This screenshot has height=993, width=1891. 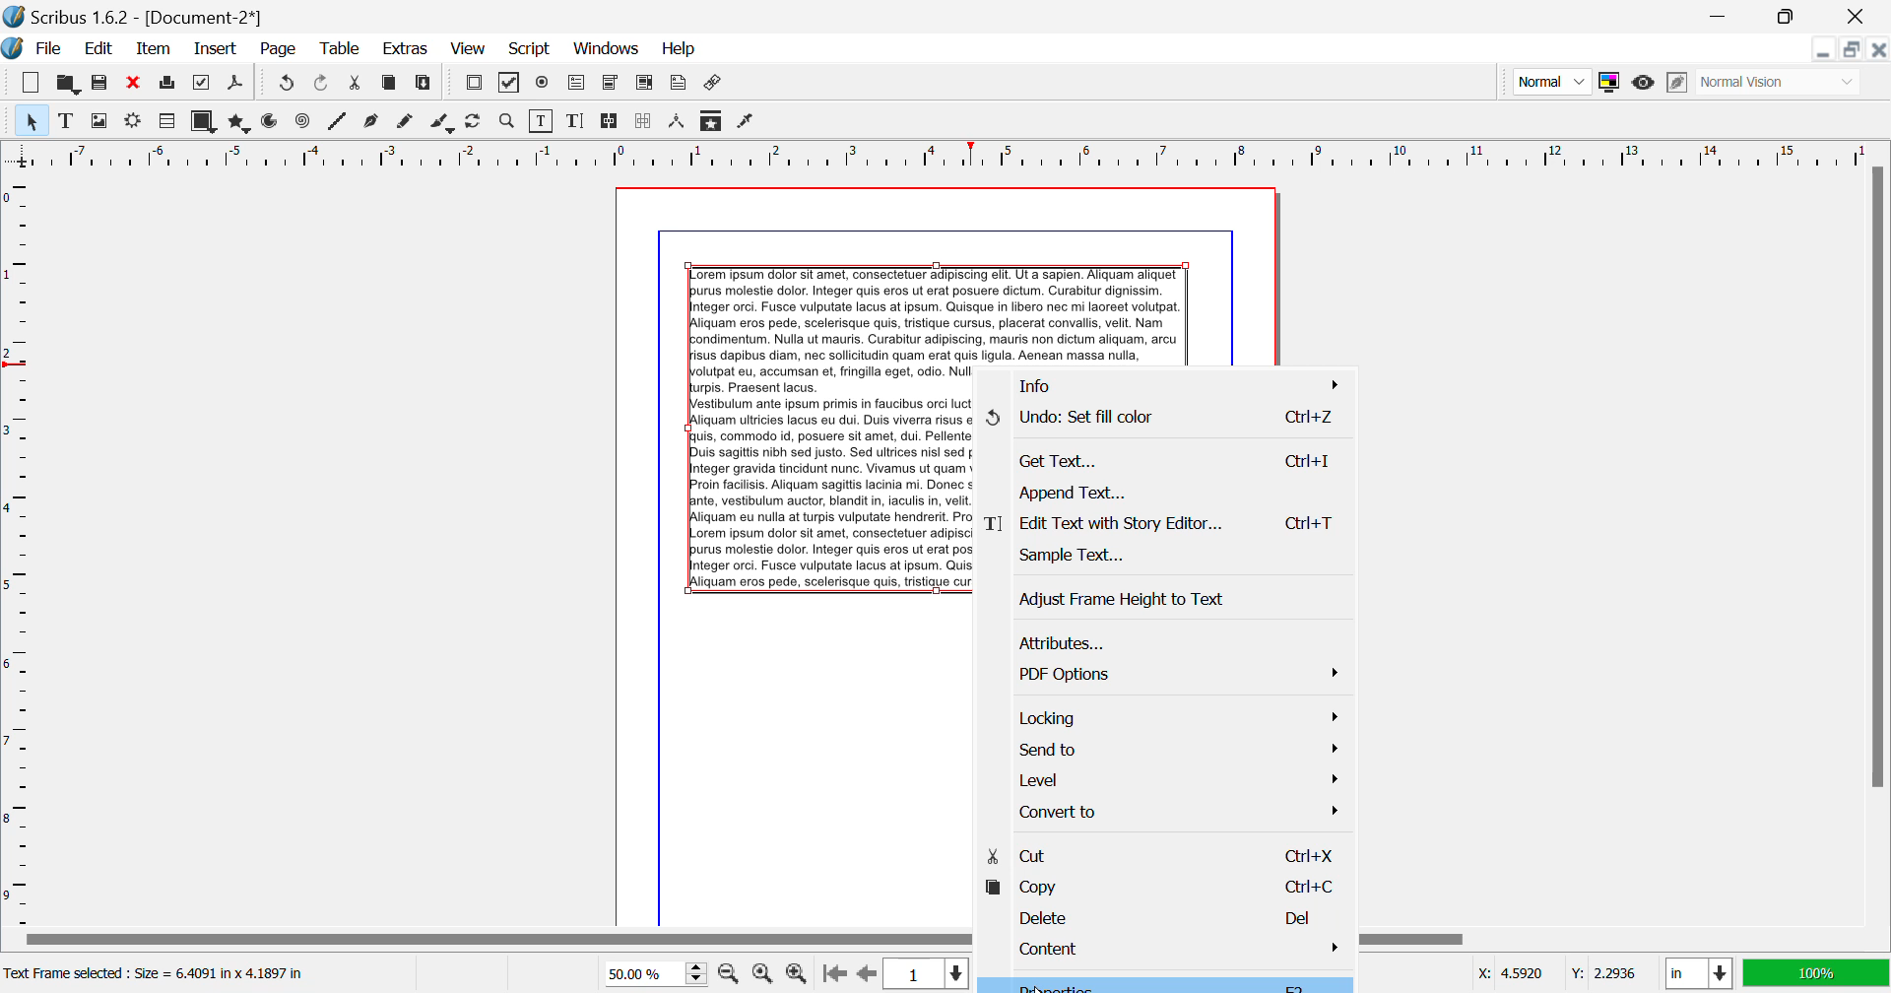 What do you see at coordinates (1162, 642) in the screenshot?
I see `Attributes` at bounding box center [1162, 642].